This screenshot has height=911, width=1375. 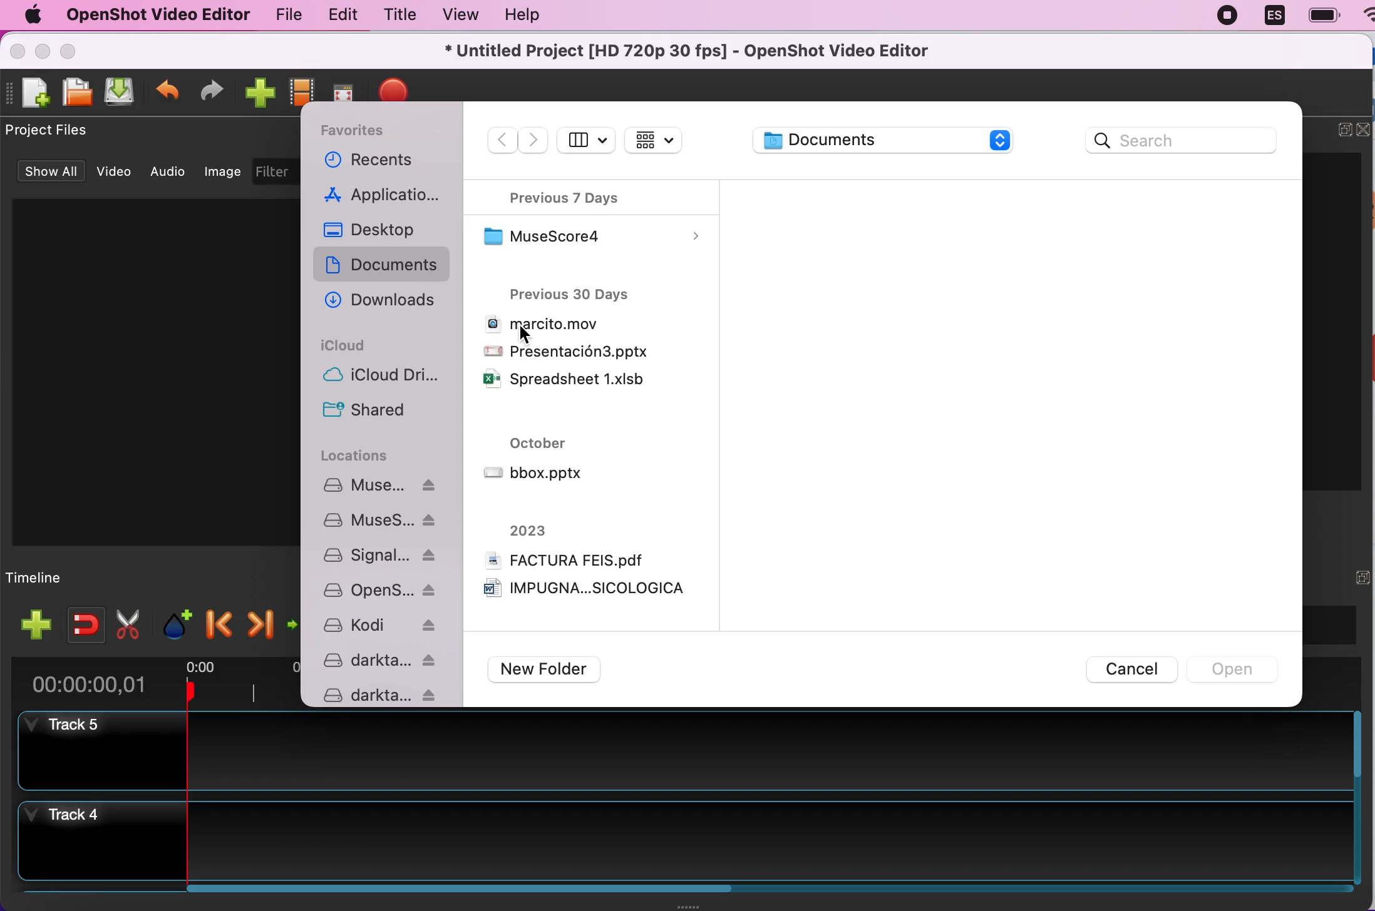 What do you see at coordinates (302, 91) in the screenshot?
I see `choose profile` at bounding box center [302, 91].